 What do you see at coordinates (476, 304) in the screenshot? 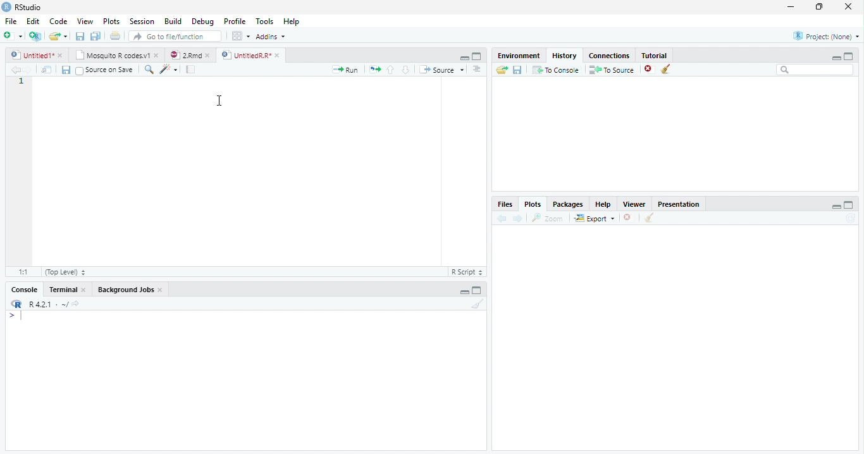
I see `Clean` at bounding box center [476, 304].